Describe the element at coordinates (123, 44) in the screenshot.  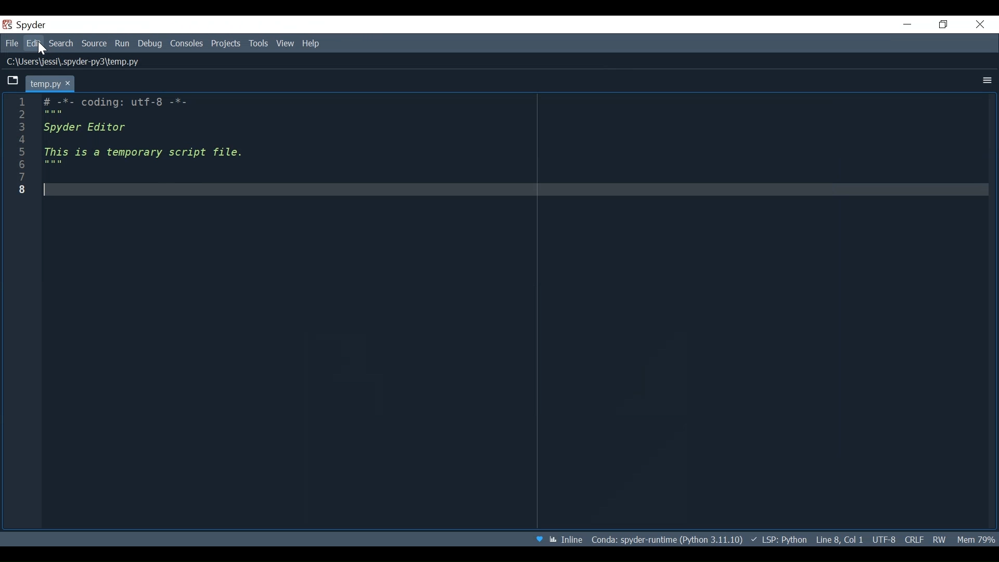
I see `Run` at that location.